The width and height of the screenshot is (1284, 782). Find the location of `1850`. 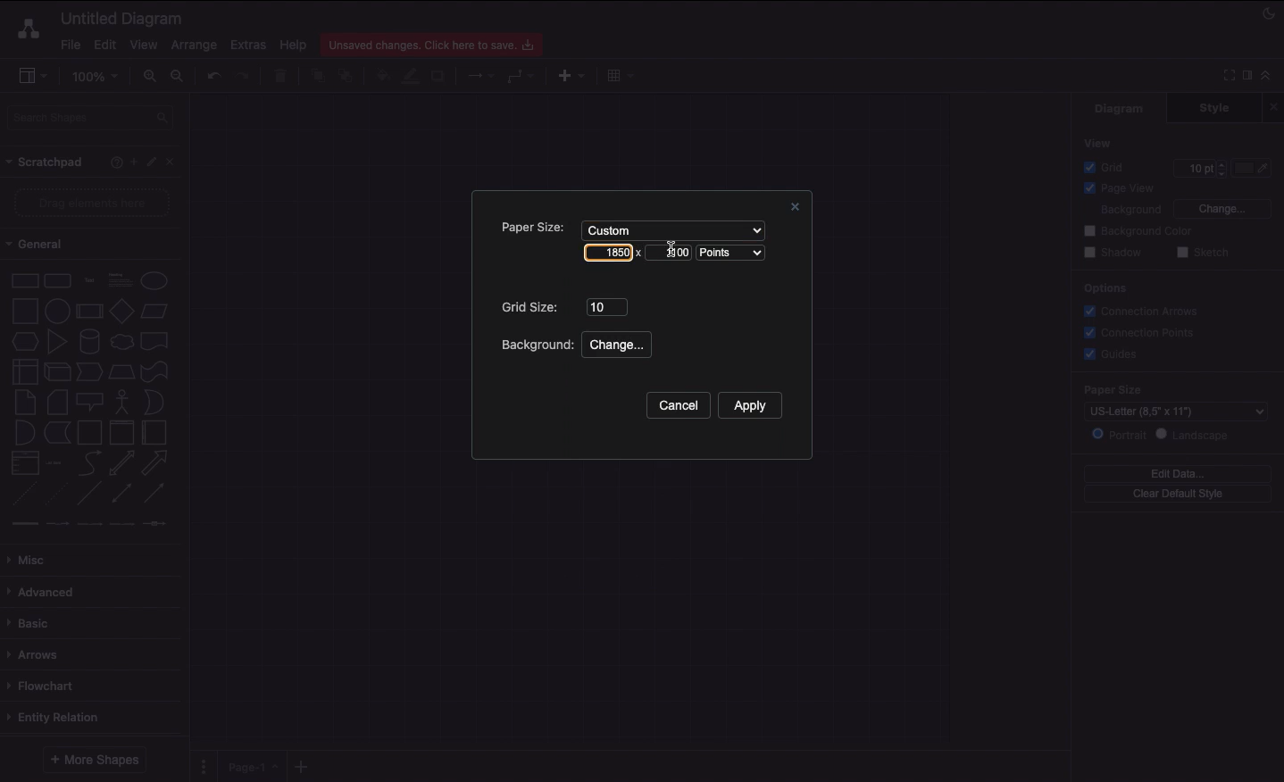

1850 is located at coordinates (610, 252).